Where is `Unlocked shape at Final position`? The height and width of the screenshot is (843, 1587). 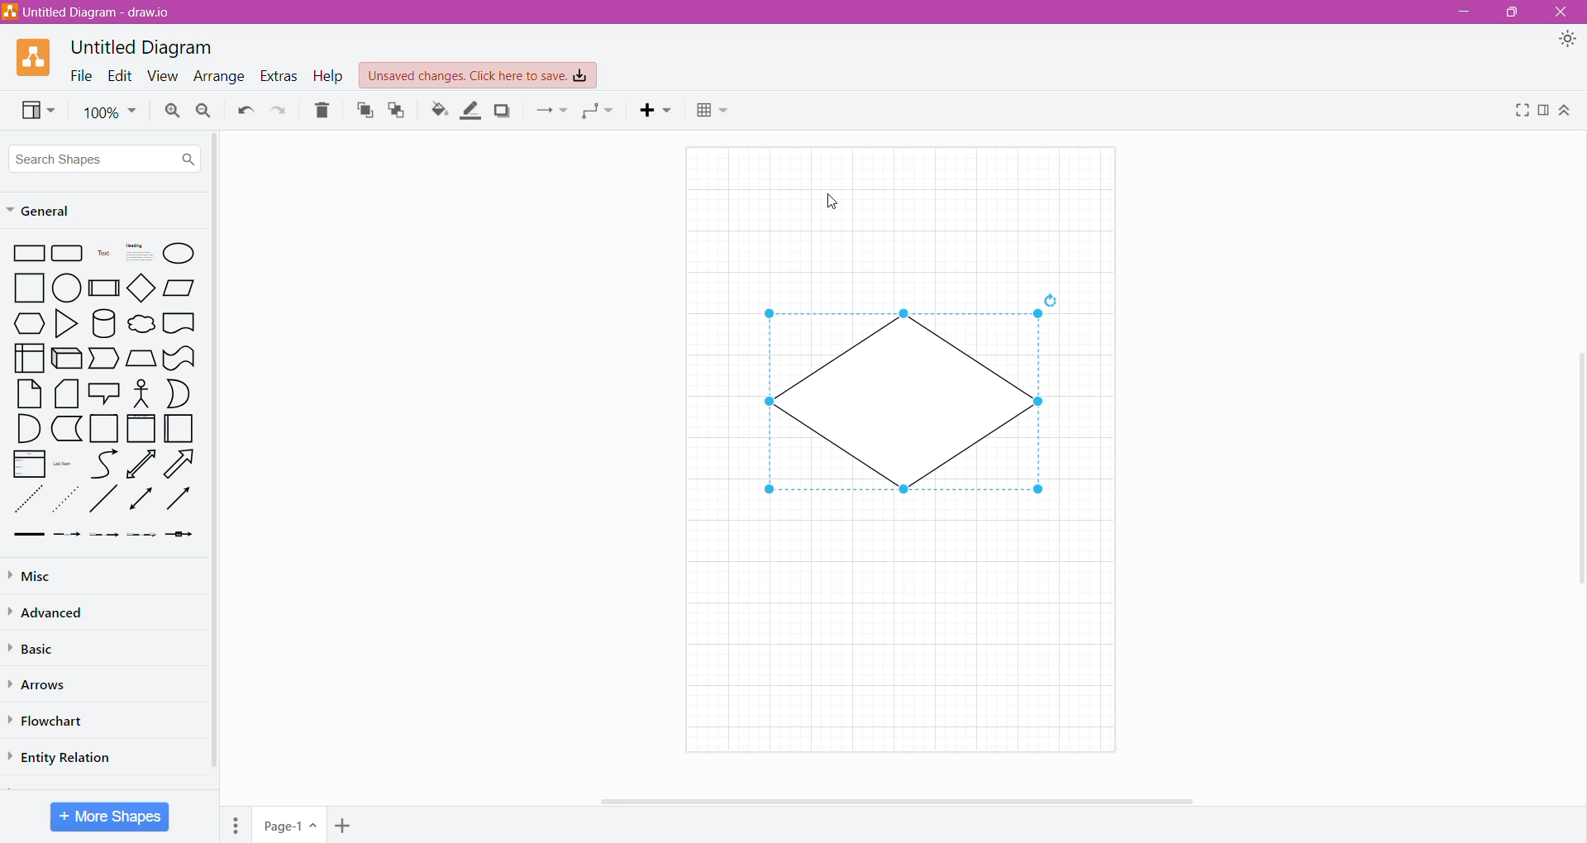
Unlocked shape at Final position is located at coordinates (903, 403).